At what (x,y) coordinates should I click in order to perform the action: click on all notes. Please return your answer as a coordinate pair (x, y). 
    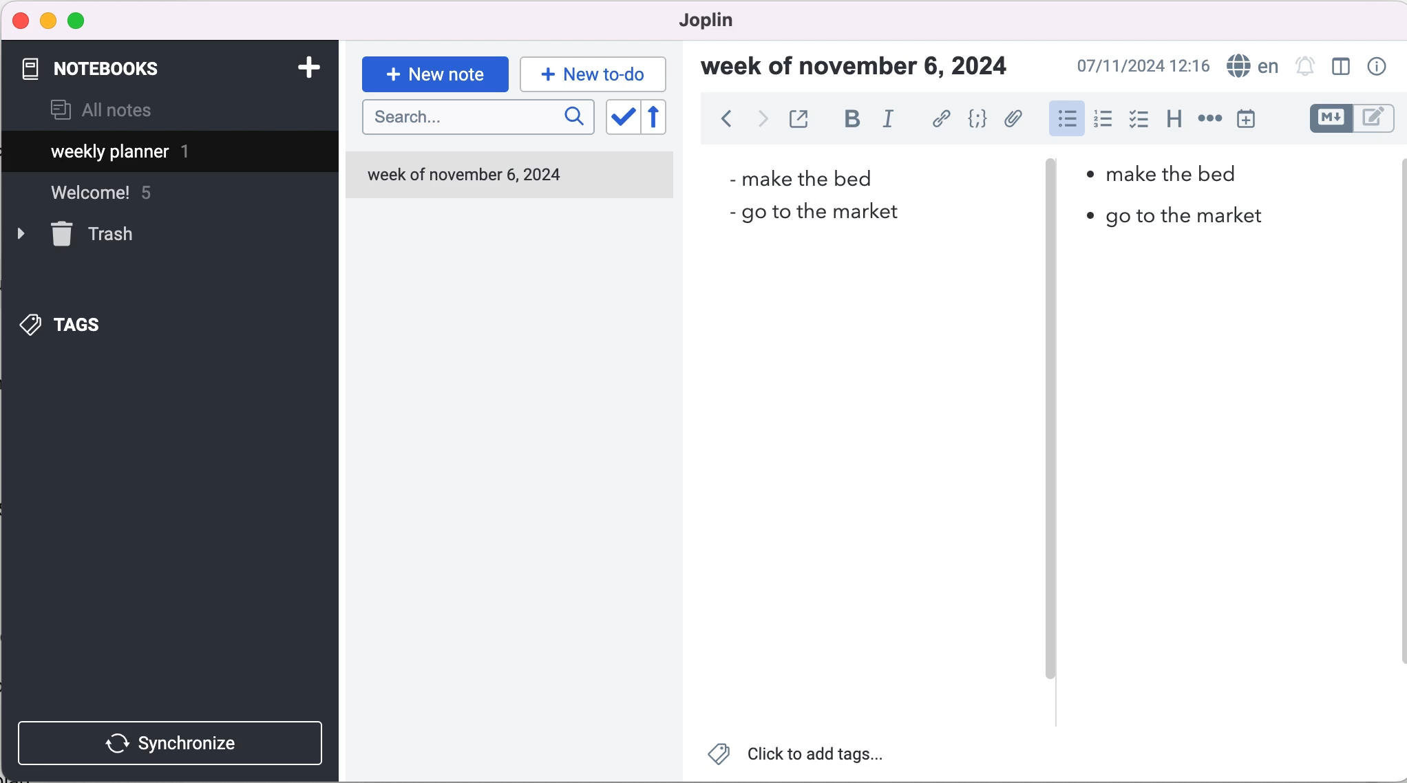
    Looking at the image, I should click on (101, 111).